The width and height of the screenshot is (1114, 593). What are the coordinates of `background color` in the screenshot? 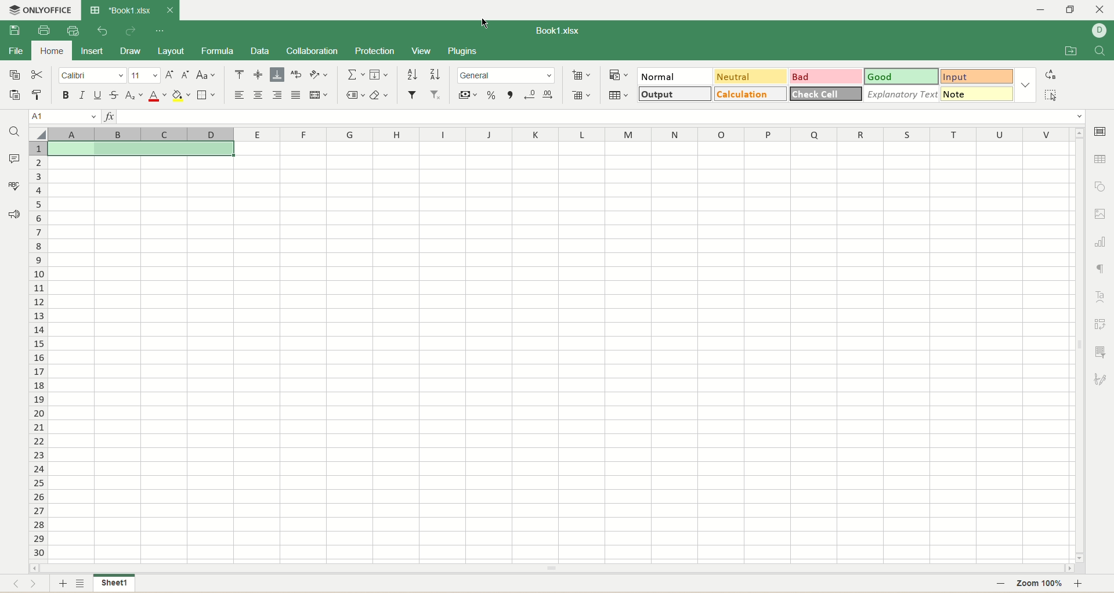 It's located at (180, 95).